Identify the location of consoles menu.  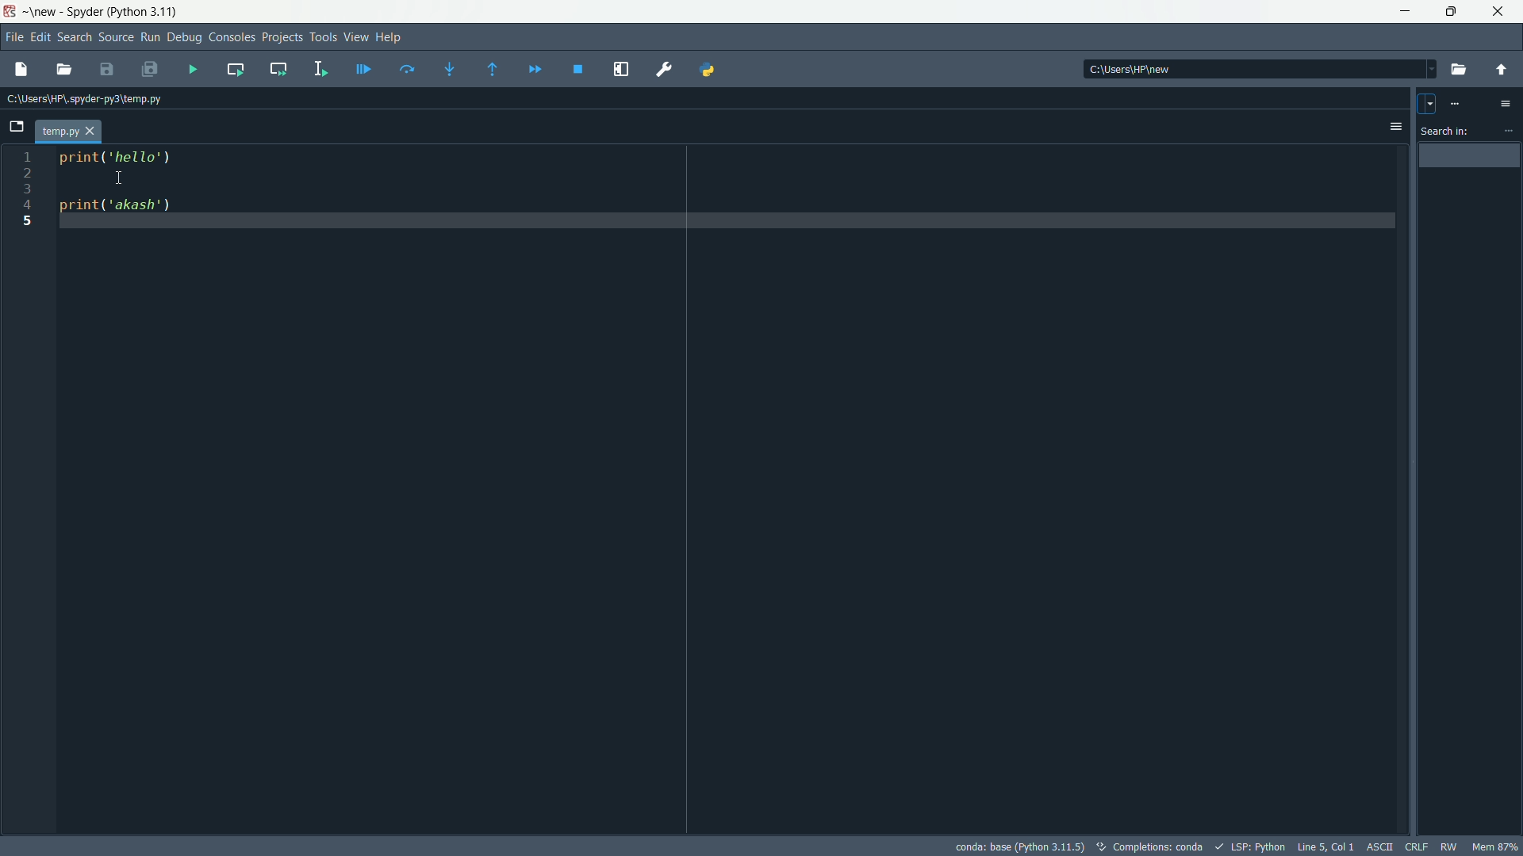
(232, 38).